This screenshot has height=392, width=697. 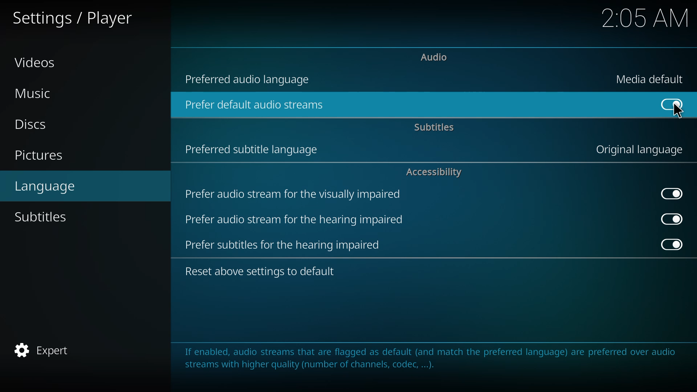 What do you see at coordinates (282, 244) in the screenshot?
I see `prefer subtitles for hearing impaired` at bounding box center [282, 244].